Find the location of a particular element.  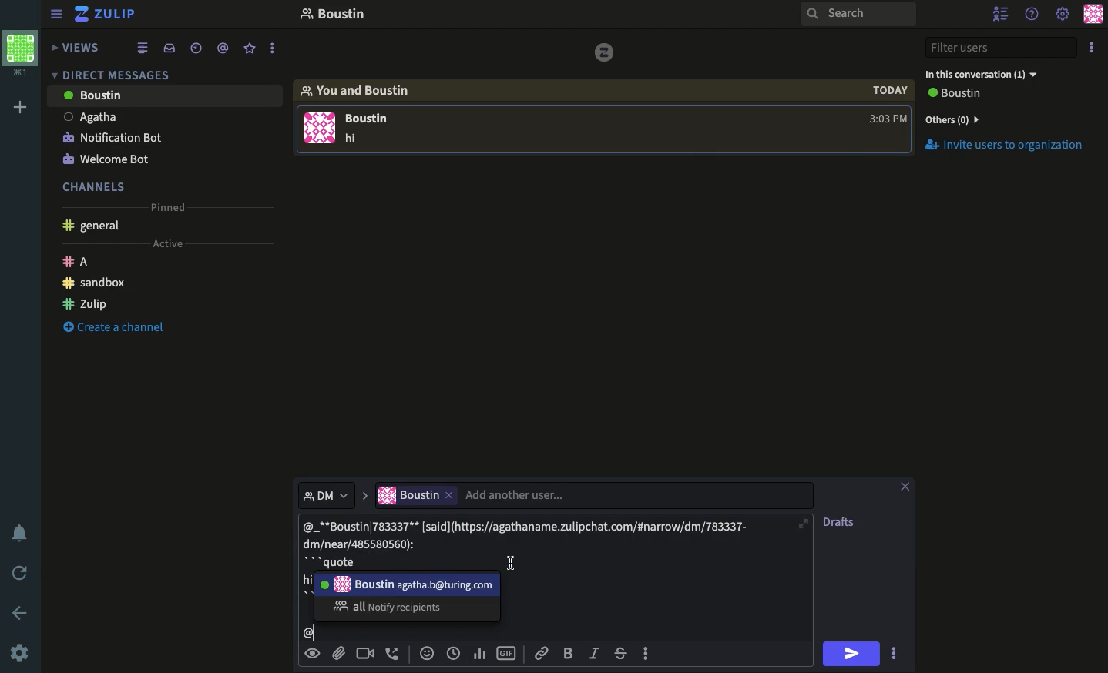

Send is located at coordinates (854, 653).